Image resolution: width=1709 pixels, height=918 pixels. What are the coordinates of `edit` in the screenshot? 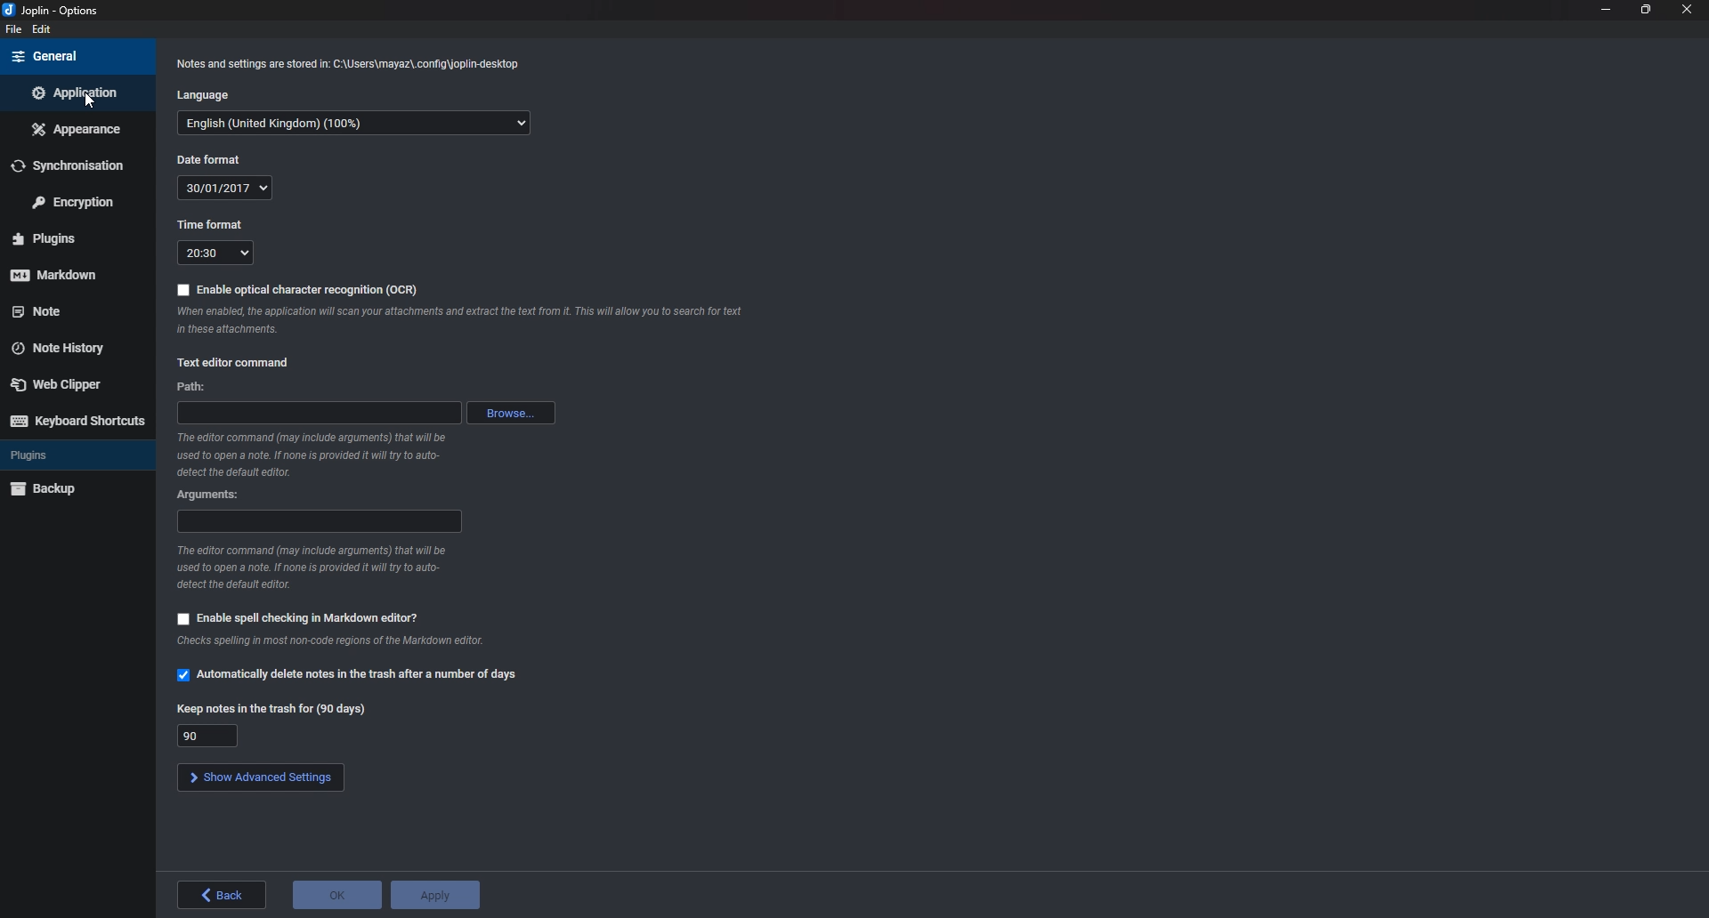 It's located at (44, 30).